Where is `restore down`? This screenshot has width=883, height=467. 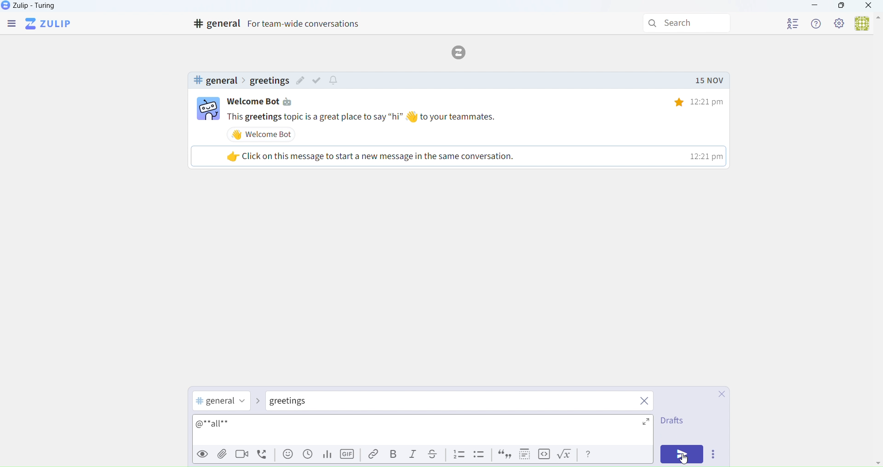
restore down is located at coordinates (840, 7).